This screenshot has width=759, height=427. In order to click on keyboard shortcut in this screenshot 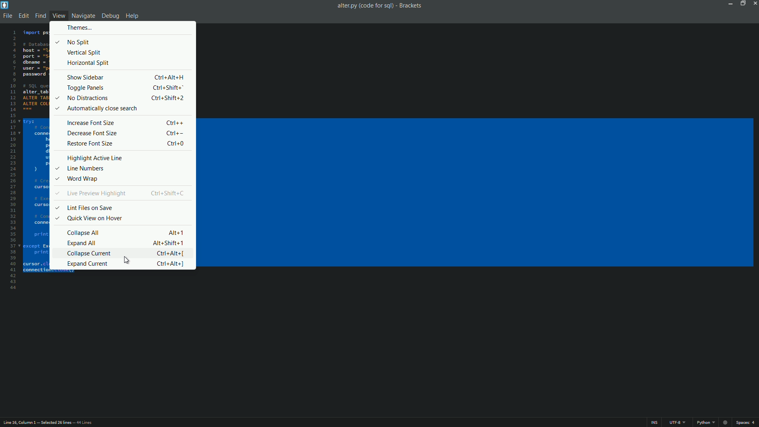, I will do `click(176, 123)`.